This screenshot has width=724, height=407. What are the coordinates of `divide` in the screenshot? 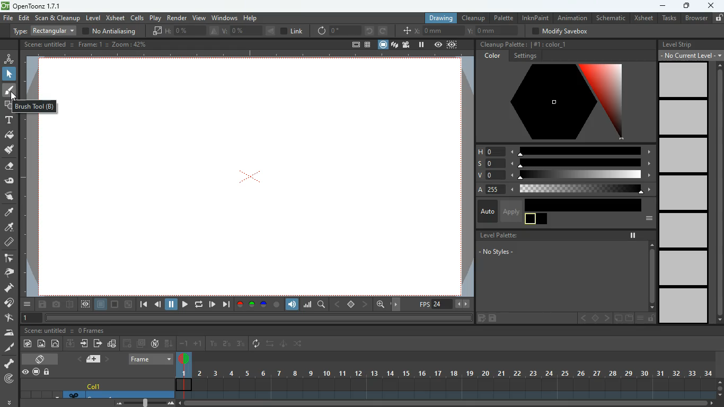 It's located at (70, 306).